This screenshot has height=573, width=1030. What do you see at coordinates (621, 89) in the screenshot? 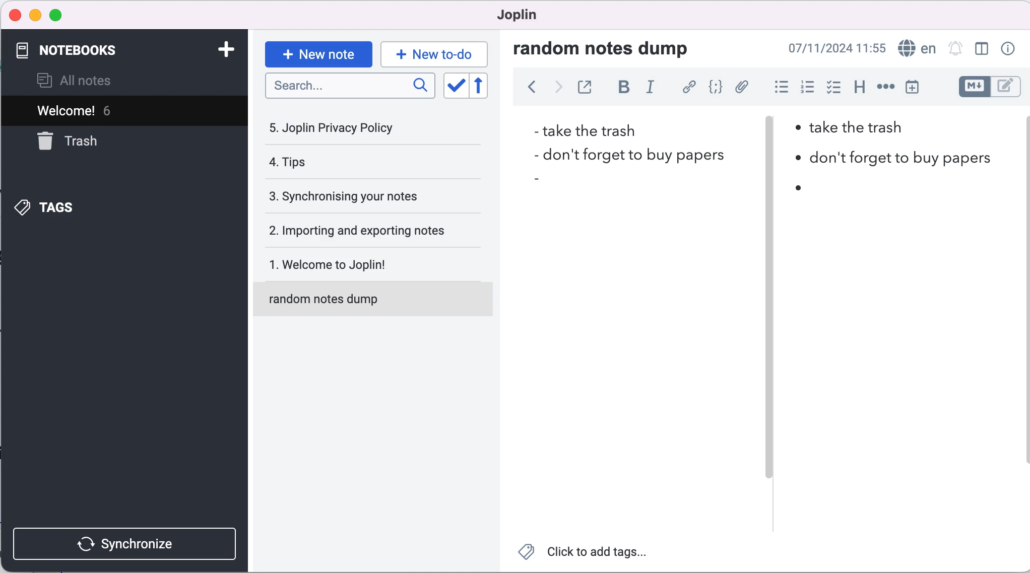
I see `bold` at bounding box center [621, 89].